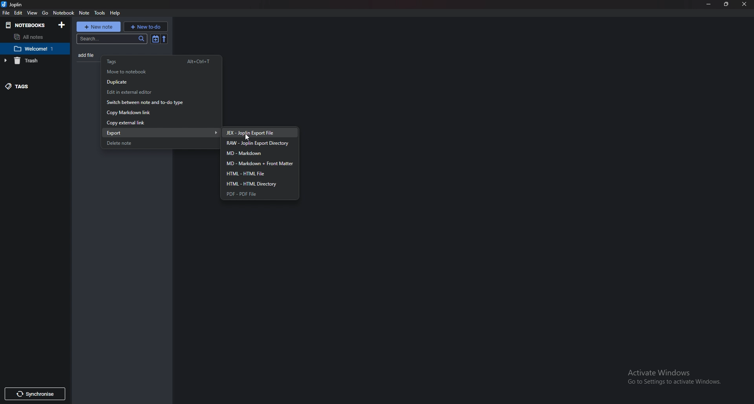 This screenshot has width=754, height=404. Describe the element at coordinates (111, 40) in the screenshot. I see `search` at that location.